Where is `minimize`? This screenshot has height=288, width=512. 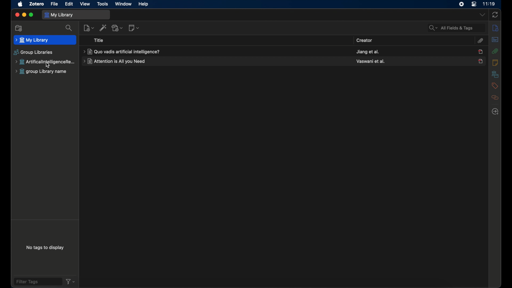
minimize is located at coordinates (24, 15).